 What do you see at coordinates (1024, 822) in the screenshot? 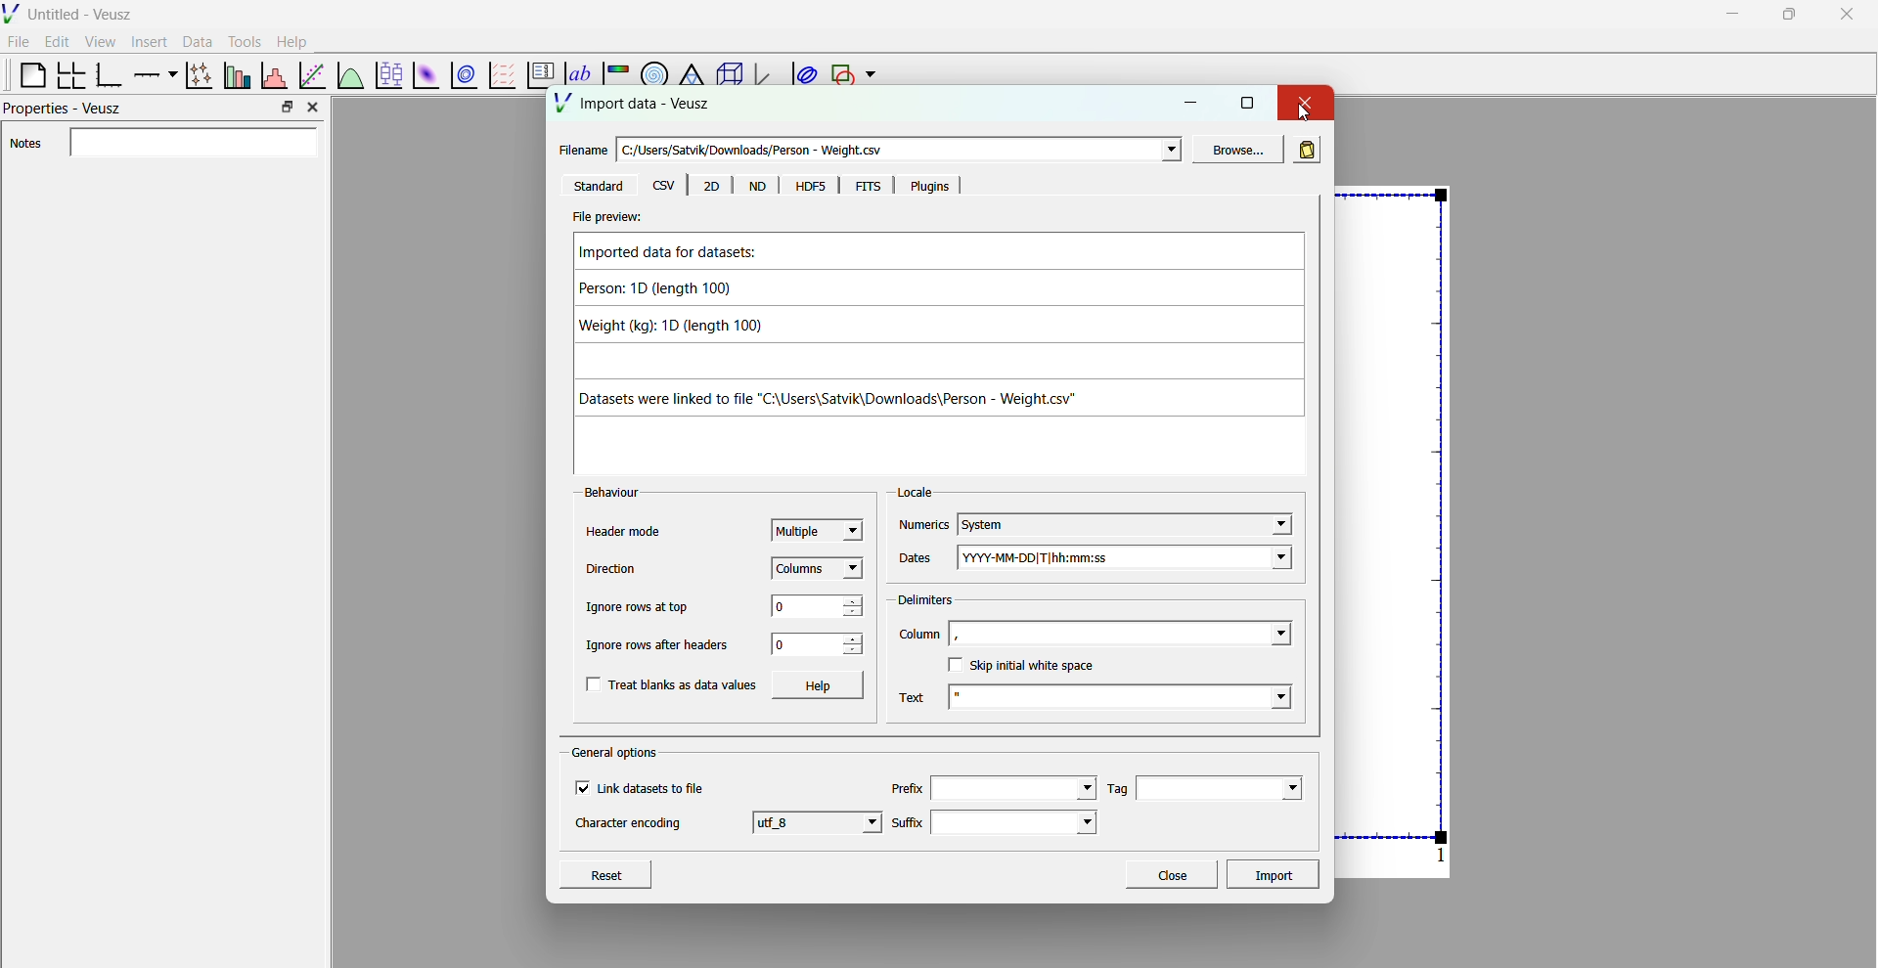
I see `suffix dropdown` at bounding box center [1024, 822].